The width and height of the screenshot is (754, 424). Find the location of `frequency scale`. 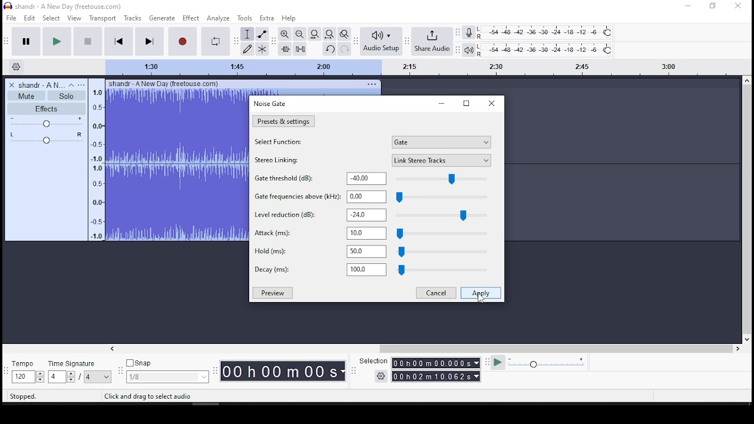

frequency scale is located at coordinates (96, 166).